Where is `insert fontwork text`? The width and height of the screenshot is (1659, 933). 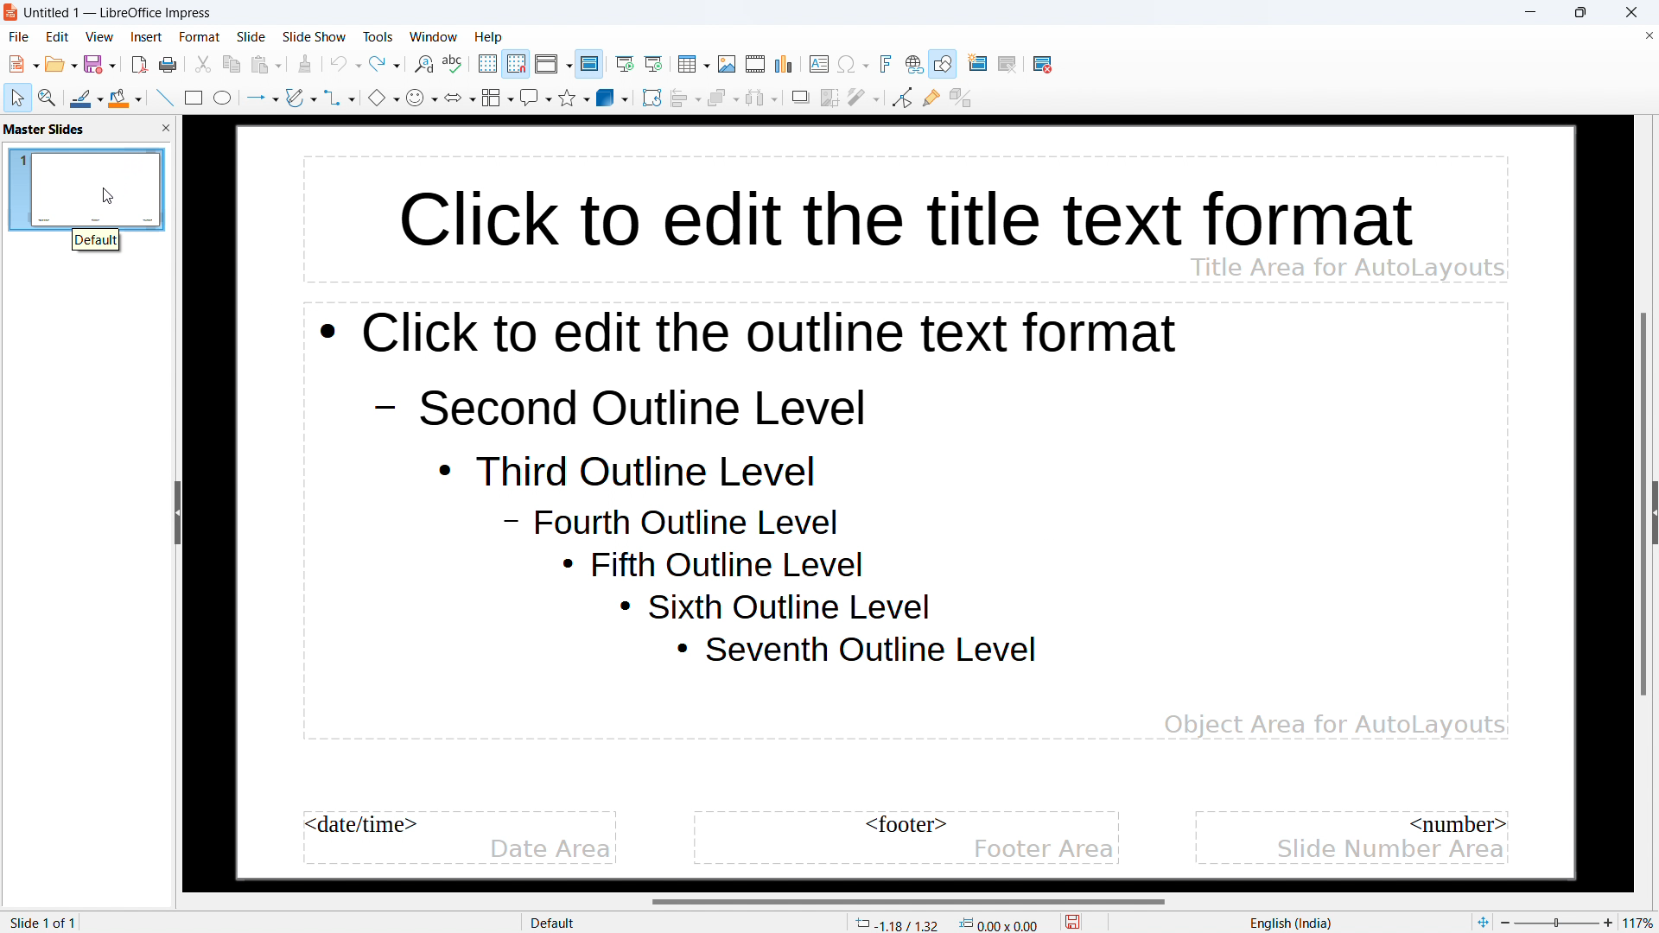 insert fontwork text is located at coordinates (886, 64).